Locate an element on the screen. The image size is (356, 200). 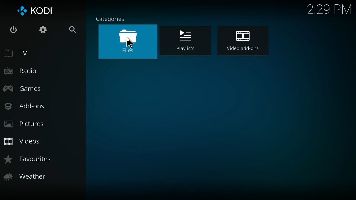
settings is located at coordinates (41, 31).